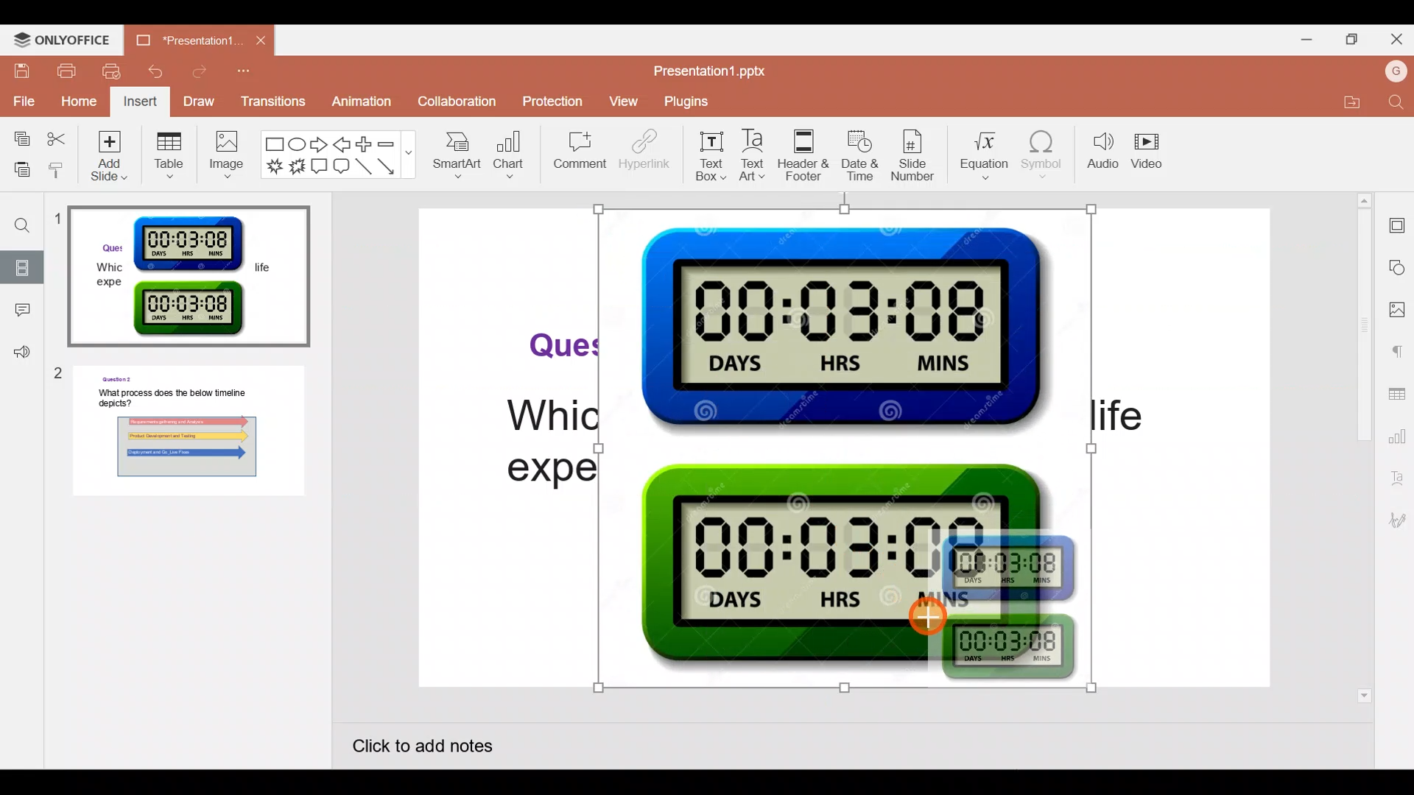 The image size is (1414, 795). What do you see at coordinates (79, 101) in the screenshot?
I see `Home` at bounding box center [79, 101].